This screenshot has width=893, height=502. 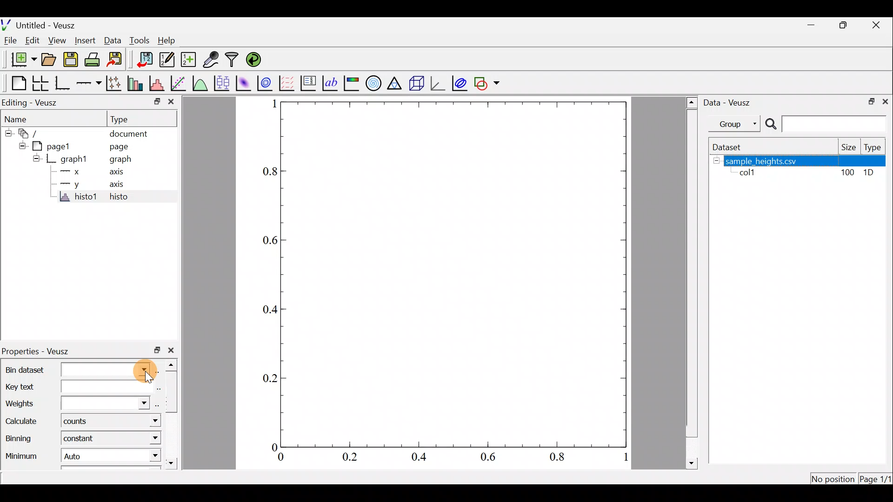 What do you see at coordinates (874, 147) in the screenshot?
I see `Type` at bounding box center [874, 147].